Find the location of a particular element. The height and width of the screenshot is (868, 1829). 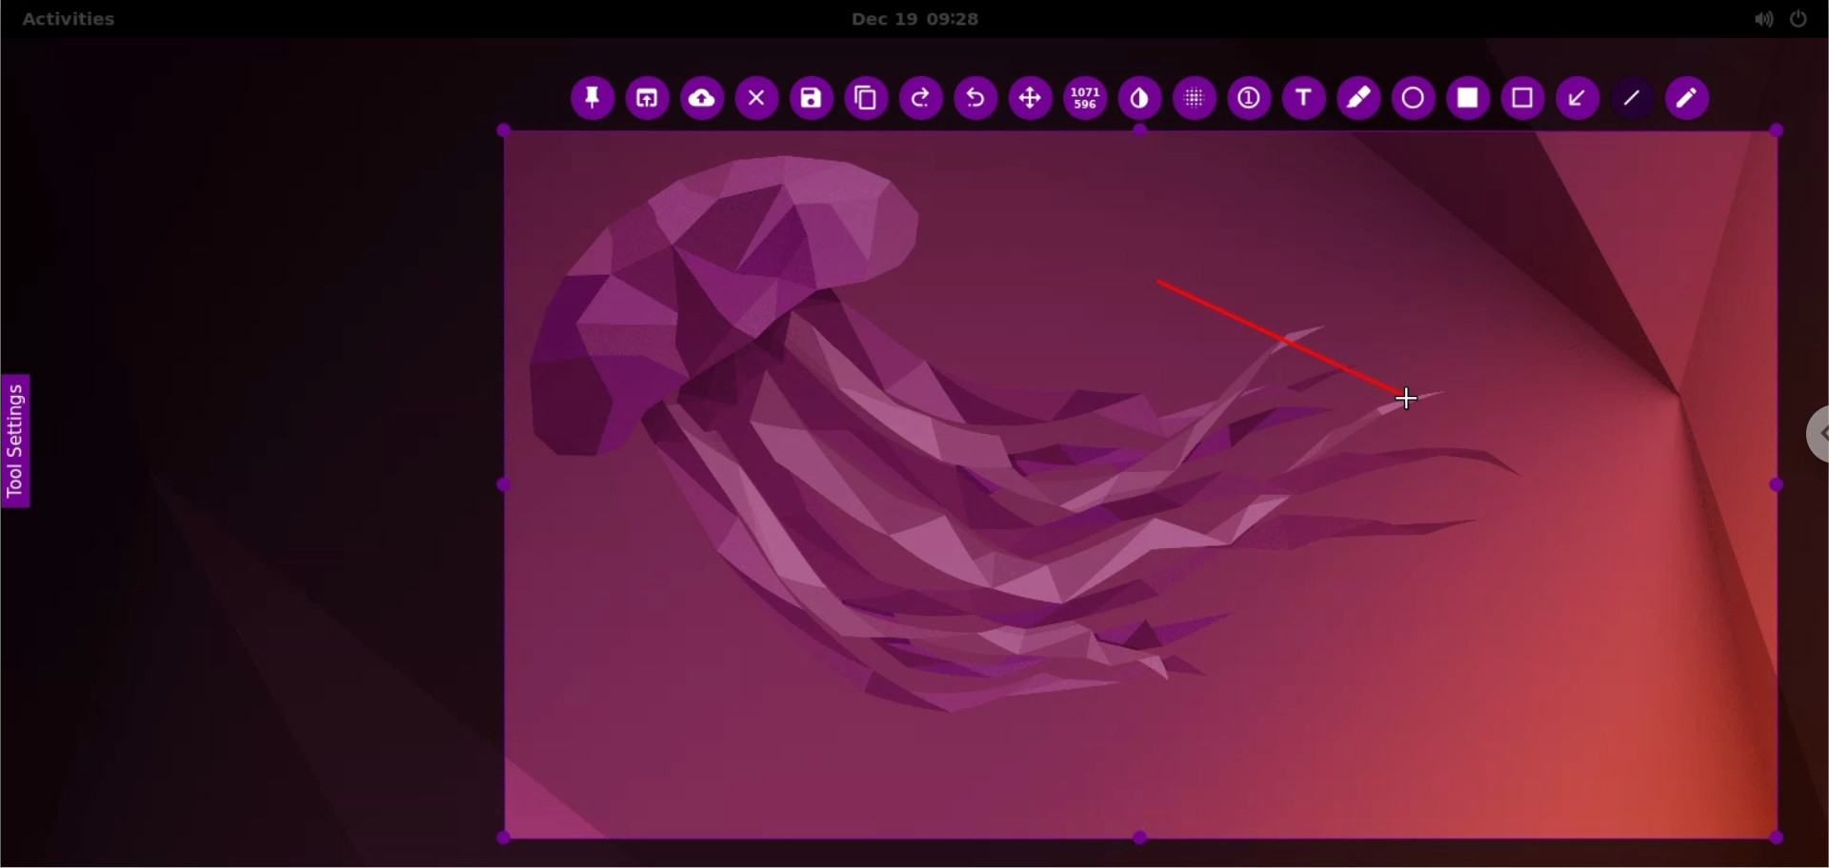

pencil is located at coordinates (1689, 99).